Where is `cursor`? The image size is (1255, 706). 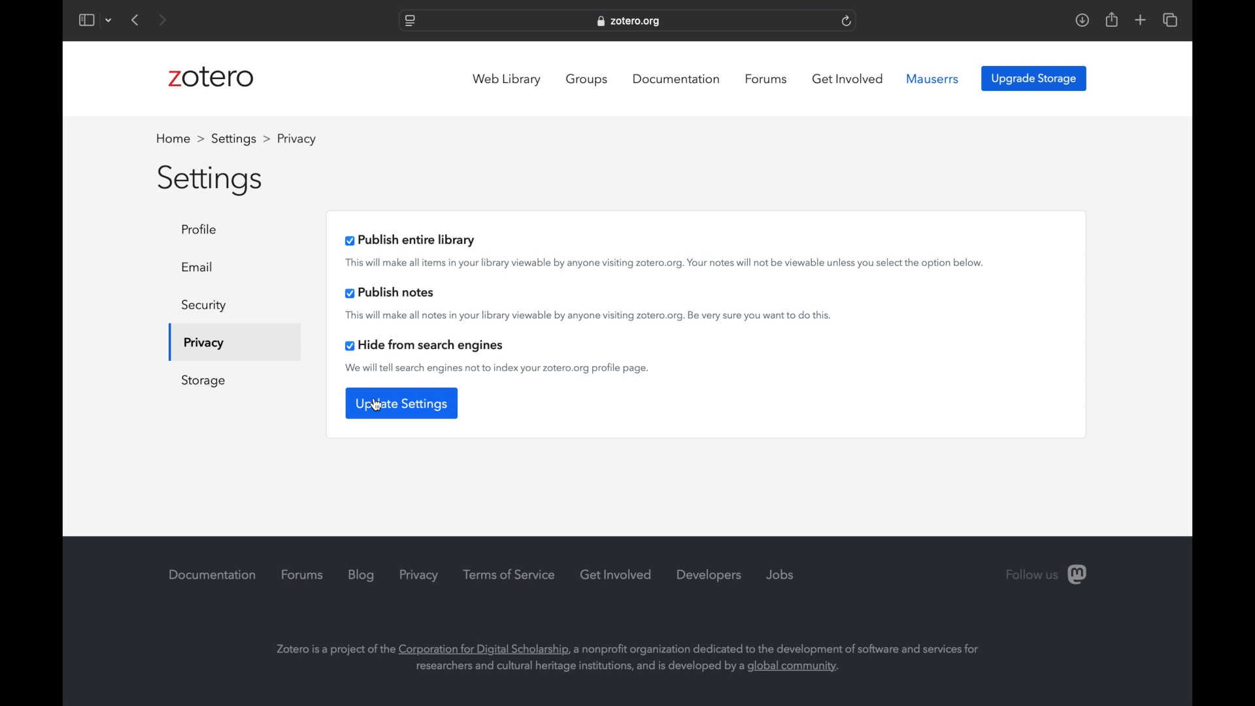 cursor is located at coordinates (377, 405).